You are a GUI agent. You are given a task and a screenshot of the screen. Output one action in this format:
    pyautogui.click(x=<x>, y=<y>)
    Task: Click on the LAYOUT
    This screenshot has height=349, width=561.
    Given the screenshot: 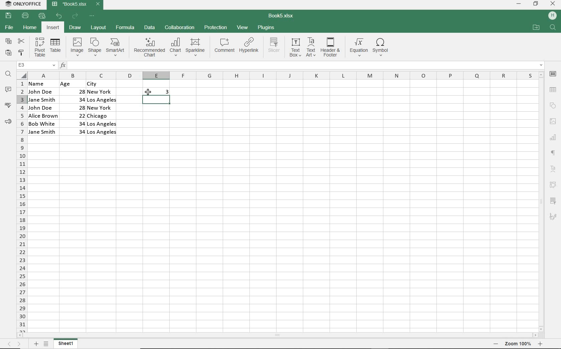 What is the action you would take?
    pyautogui.click(x=99, y=28)
    